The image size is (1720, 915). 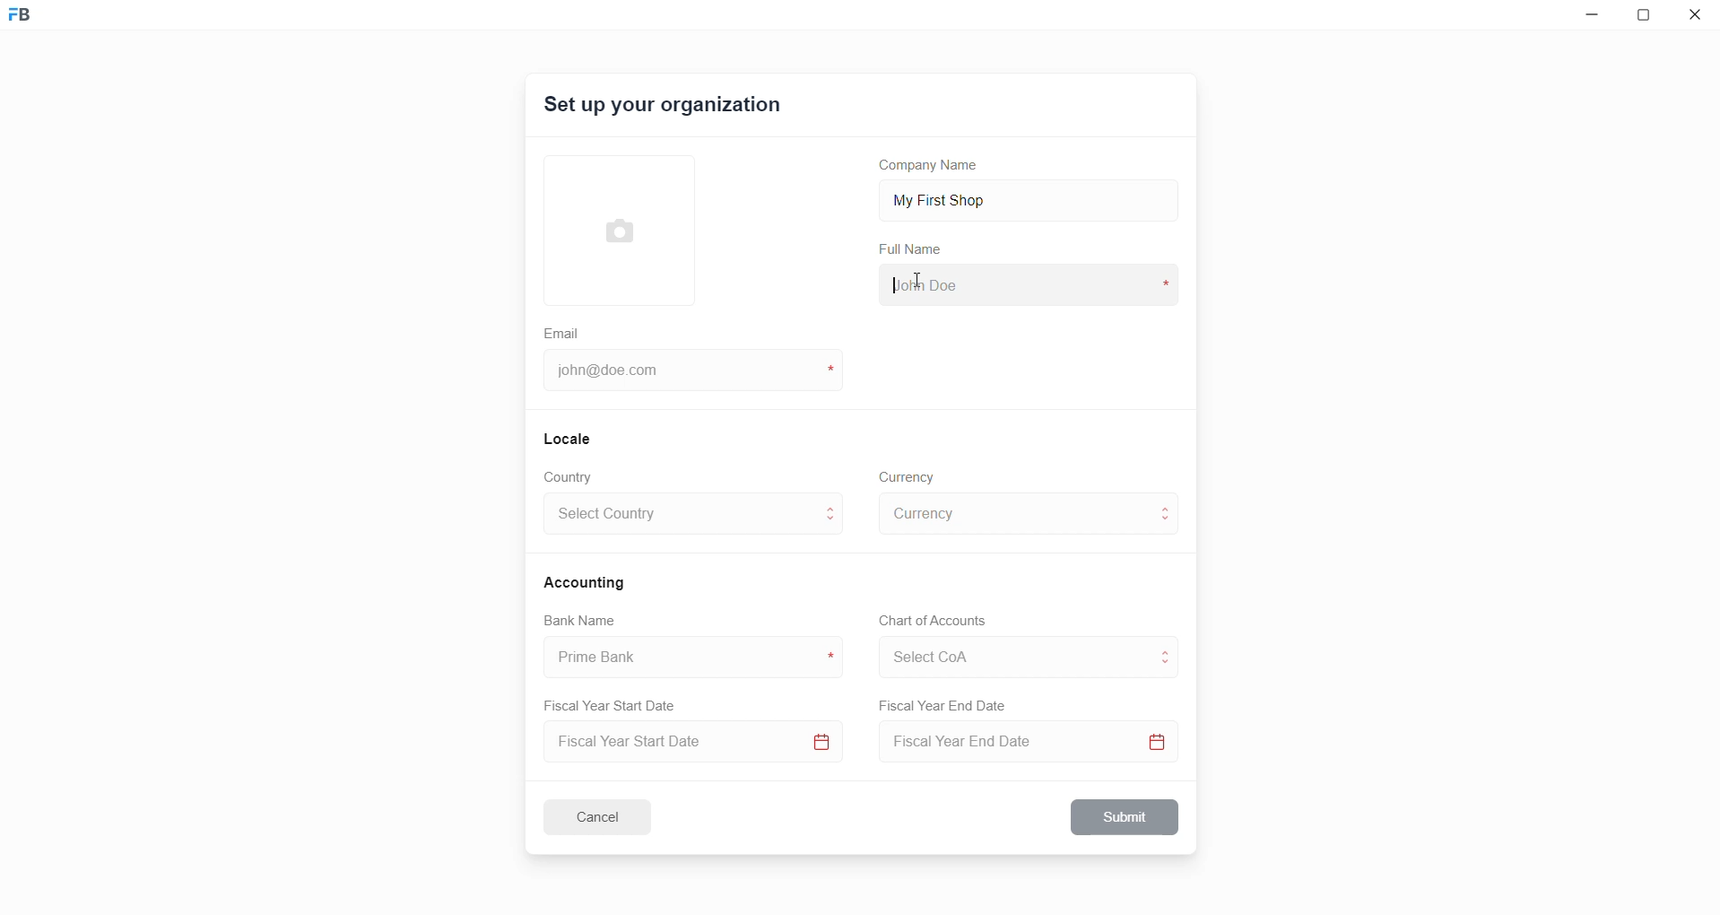 I want to click on close, so click(x=1696, y=18).